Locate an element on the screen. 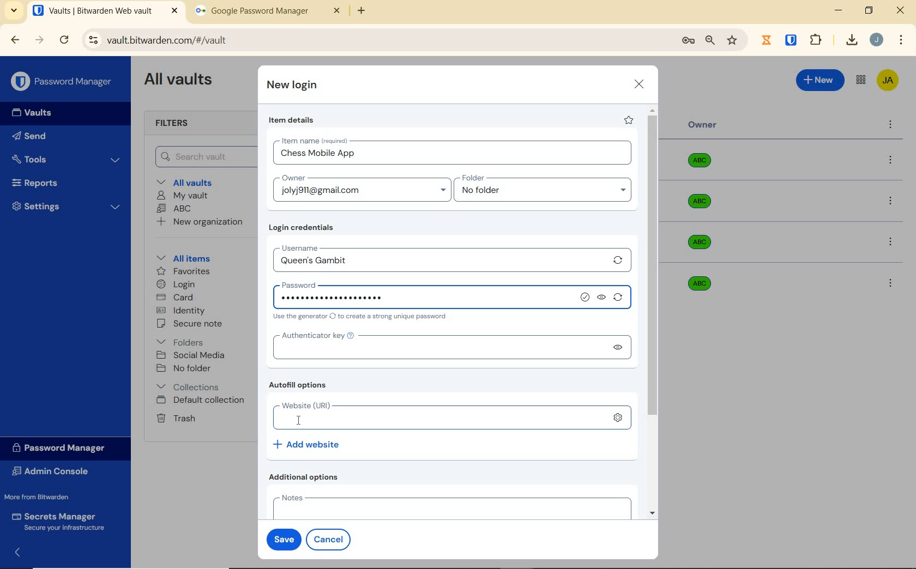 Image resolution: width=916 pixels, height=569 pixels. login name is located at coordinates (455, 156).